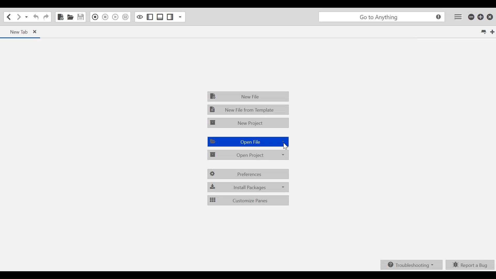 This screenshot has height=279, width=496. What do you see at coordinates (249, 110) in the screenshot?
I see `New File from Template` at bounding box center [249, 110].